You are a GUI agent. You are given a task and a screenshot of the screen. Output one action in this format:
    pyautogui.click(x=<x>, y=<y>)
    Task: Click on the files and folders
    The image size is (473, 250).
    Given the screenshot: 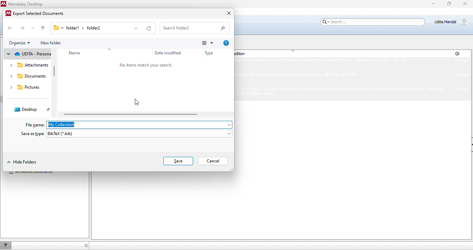 What is the action you would take?
    pyautogui.click(x=28, y=65)
    